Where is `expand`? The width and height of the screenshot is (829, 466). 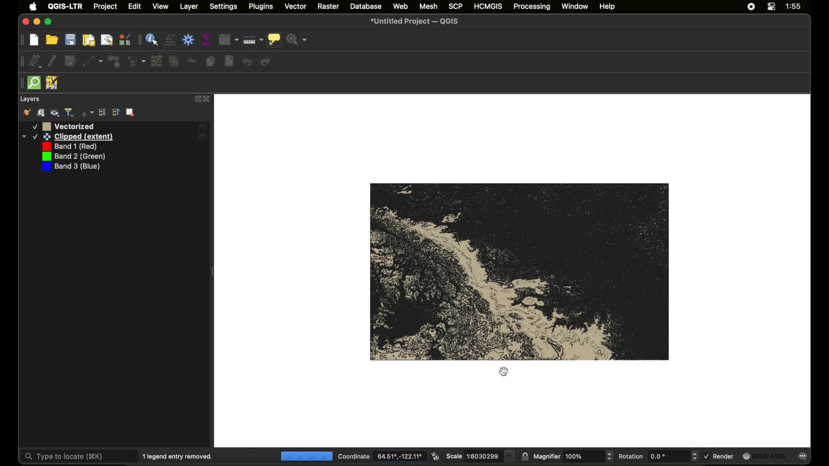
expand is located at coordinates (197, 99).